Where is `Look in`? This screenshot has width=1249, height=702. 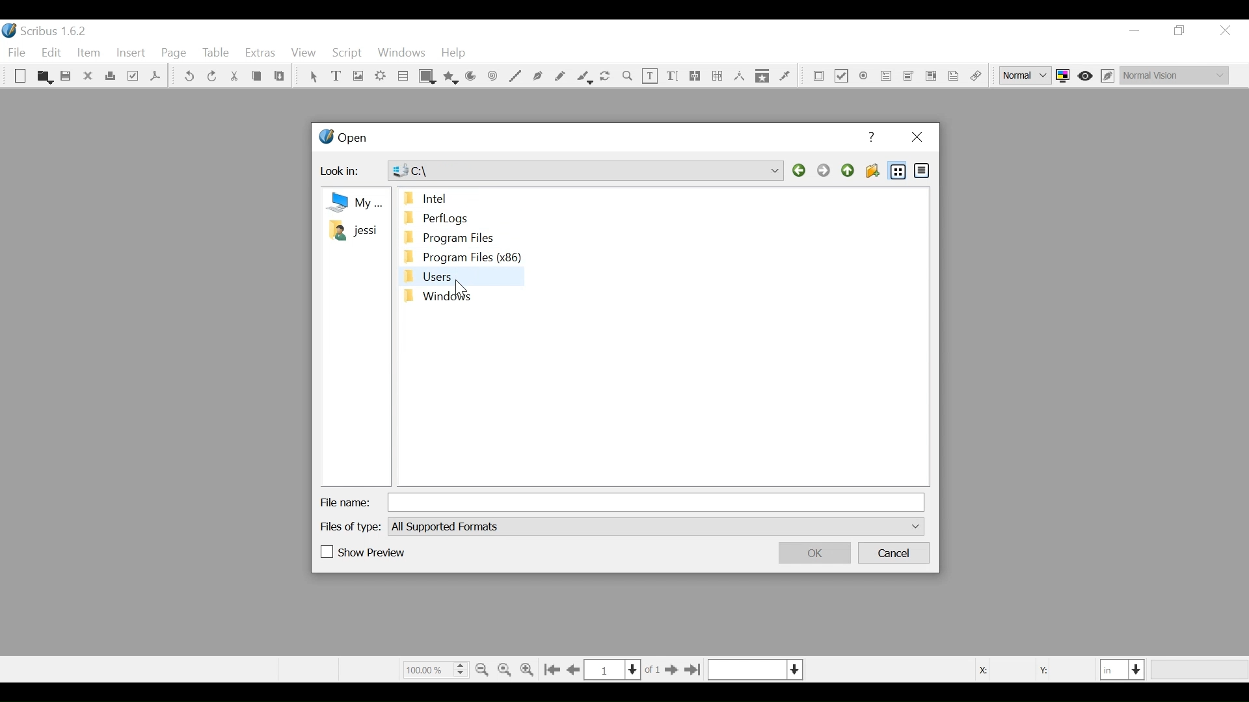 Look in is located at coordinates (345, 173).